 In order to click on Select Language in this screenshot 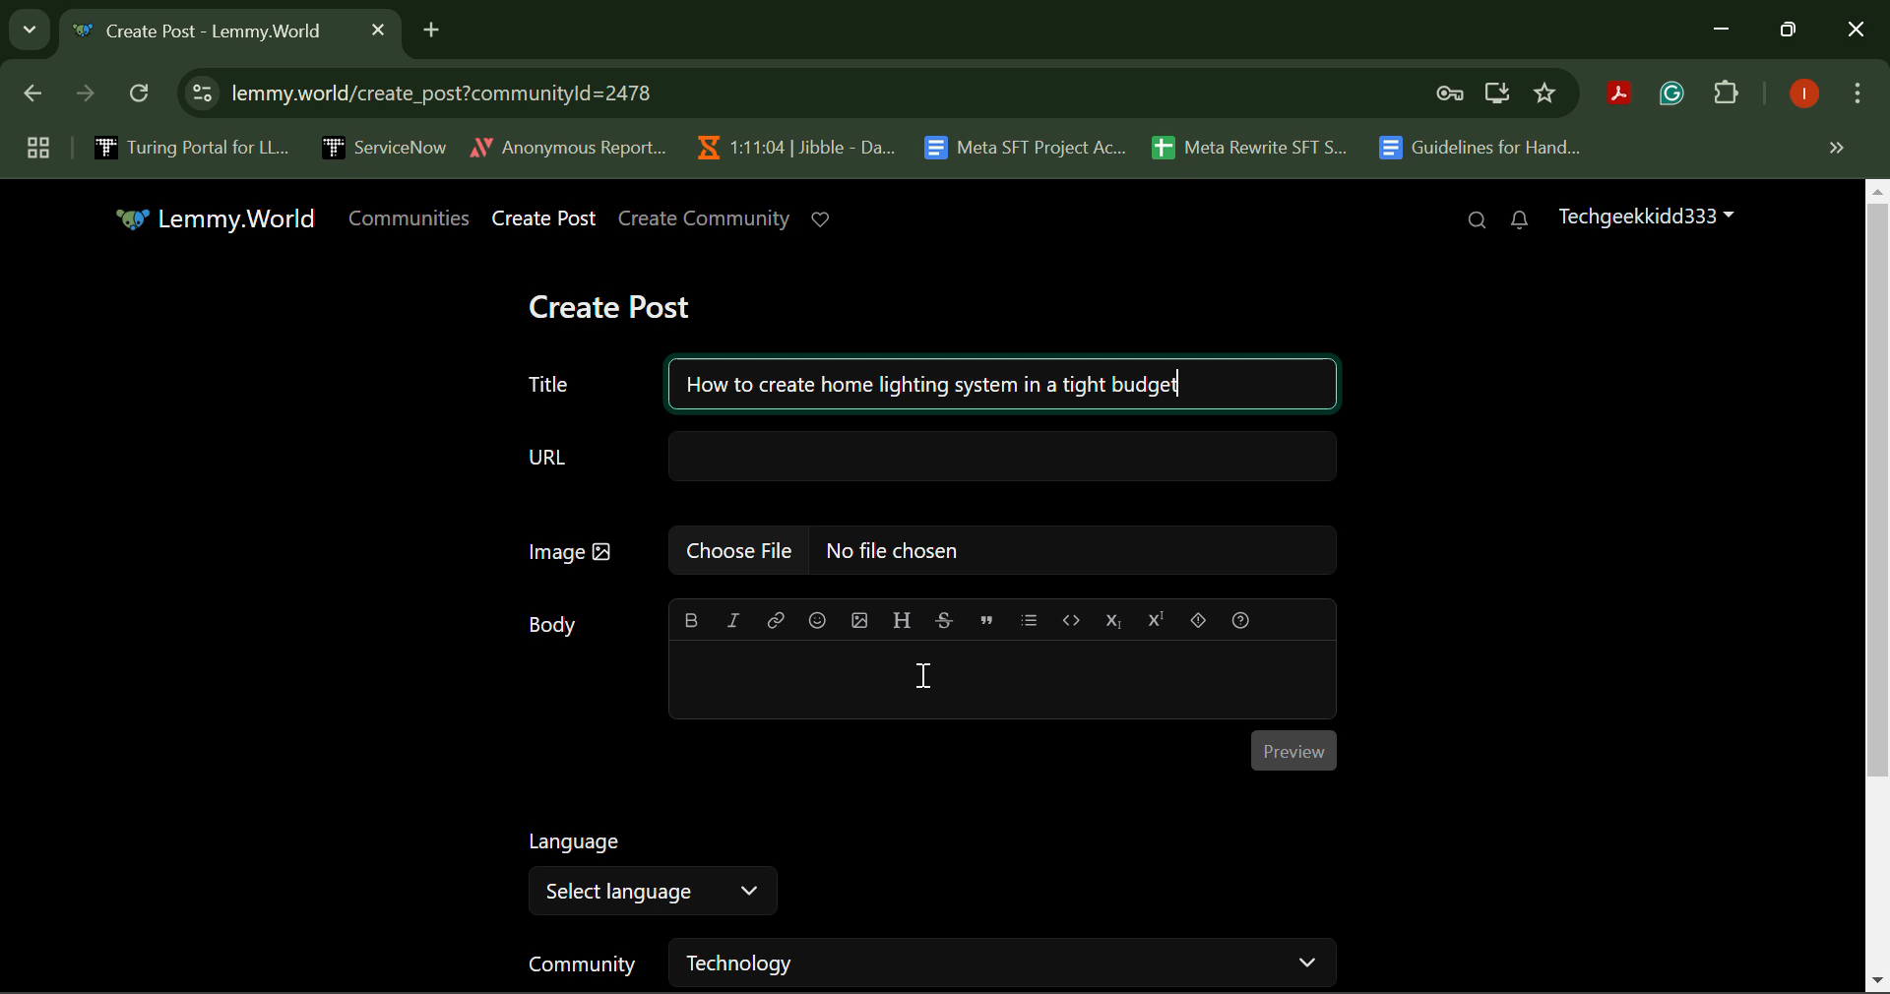, I will do `click(652, 874)`.